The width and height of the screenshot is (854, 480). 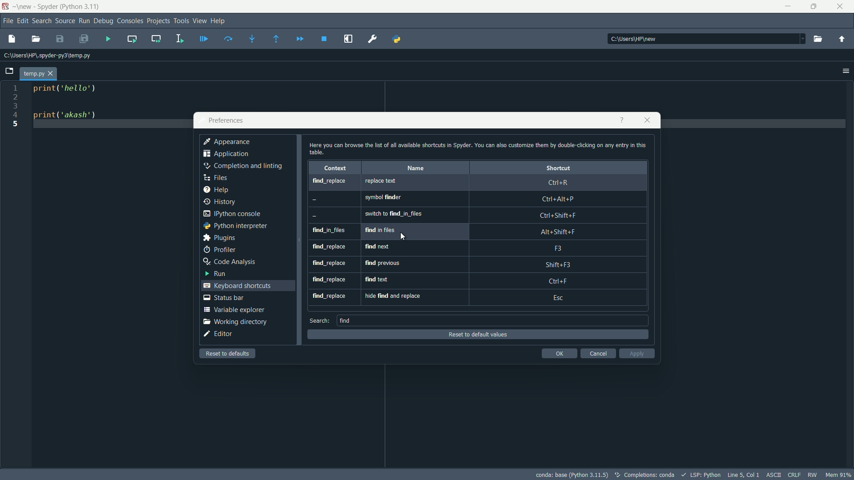 I want to click on shortcut column , so click(x=559, y=167).